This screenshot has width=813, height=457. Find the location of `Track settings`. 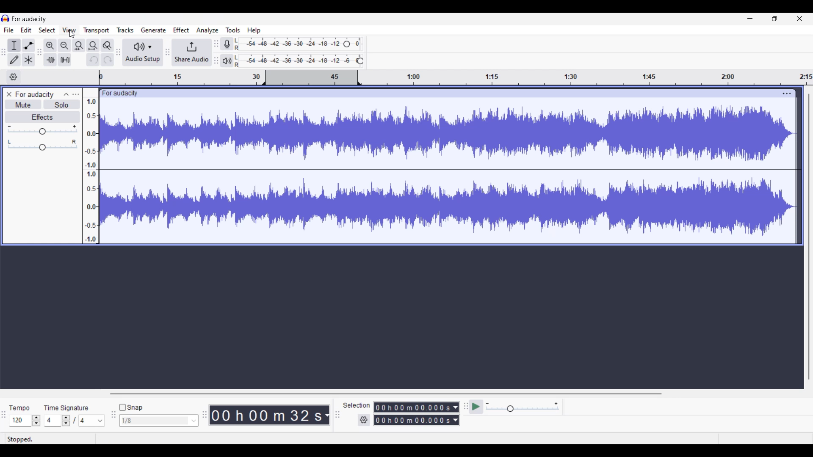

Track settings is located at coordinates (788, 94).